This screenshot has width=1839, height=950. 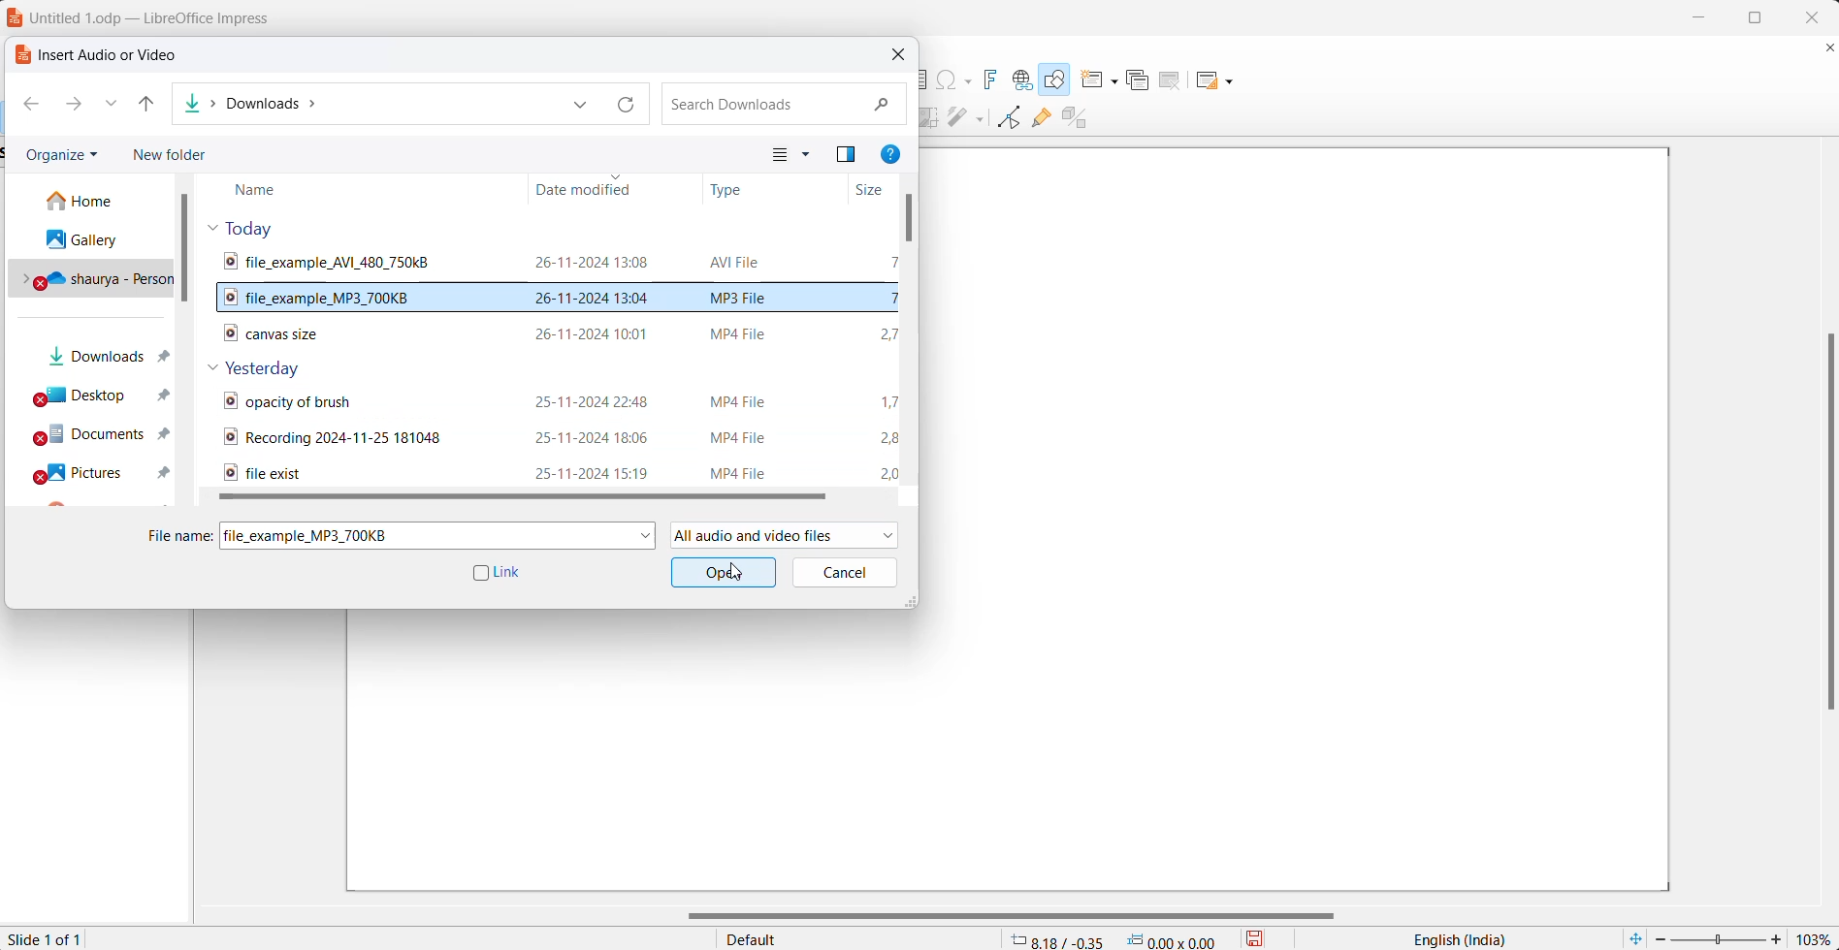 I want to click on zoom percentage, so click(x=1815, y=937).